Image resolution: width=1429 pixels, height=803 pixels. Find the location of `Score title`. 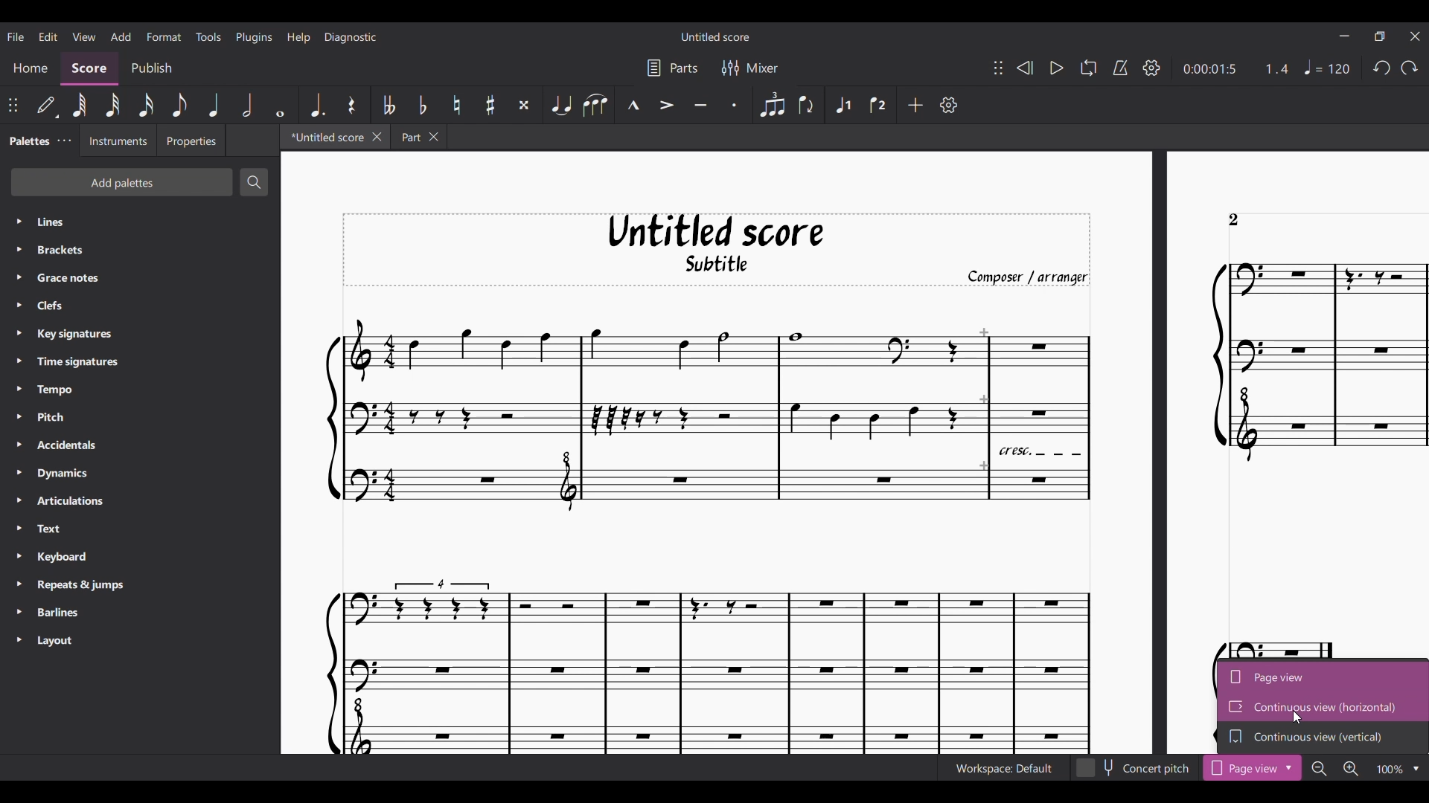

Score title is located at coordinates (716, 36).